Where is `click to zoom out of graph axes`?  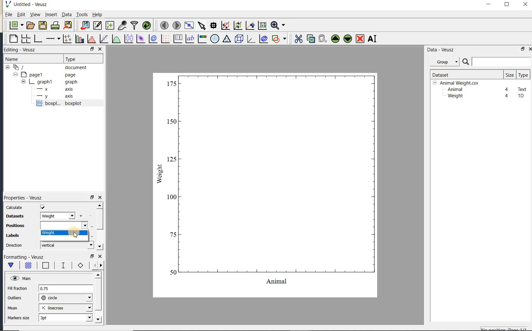 click to zoom out of graph axes is located at coordinates (238, 25).